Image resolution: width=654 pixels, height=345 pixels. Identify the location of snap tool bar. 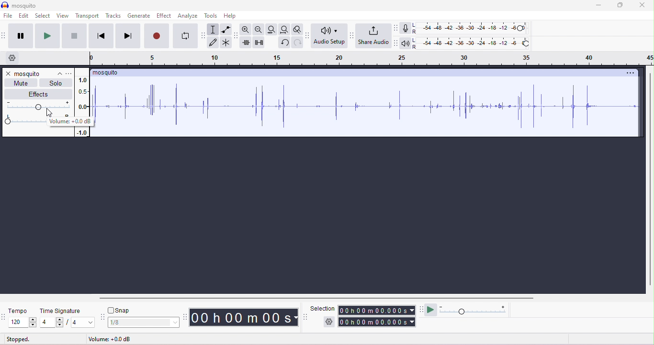
(103, 317).